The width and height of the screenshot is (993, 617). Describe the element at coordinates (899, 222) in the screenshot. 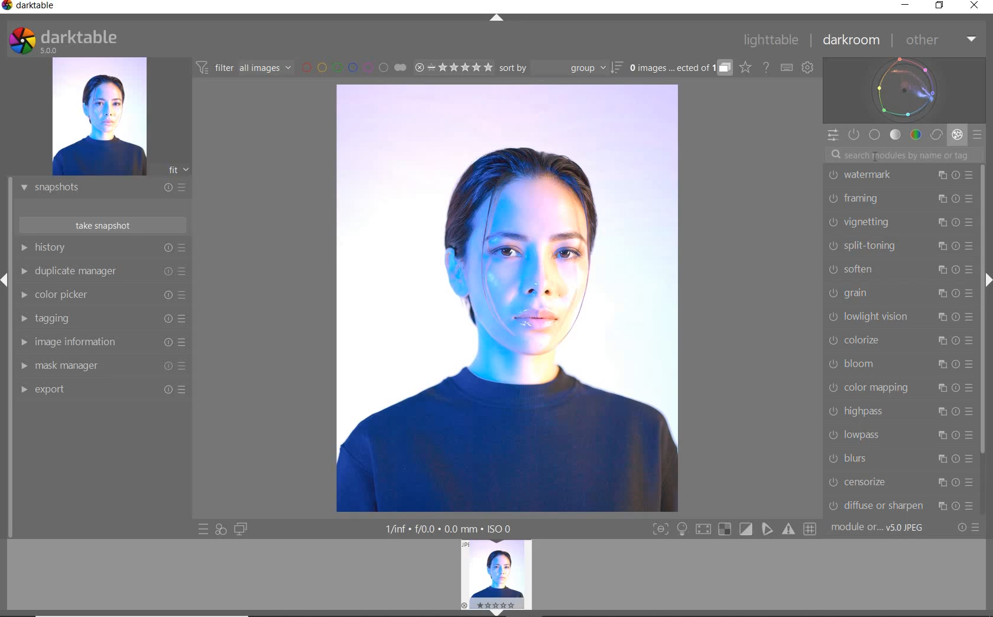

I see `VIGNETTING` at that location.